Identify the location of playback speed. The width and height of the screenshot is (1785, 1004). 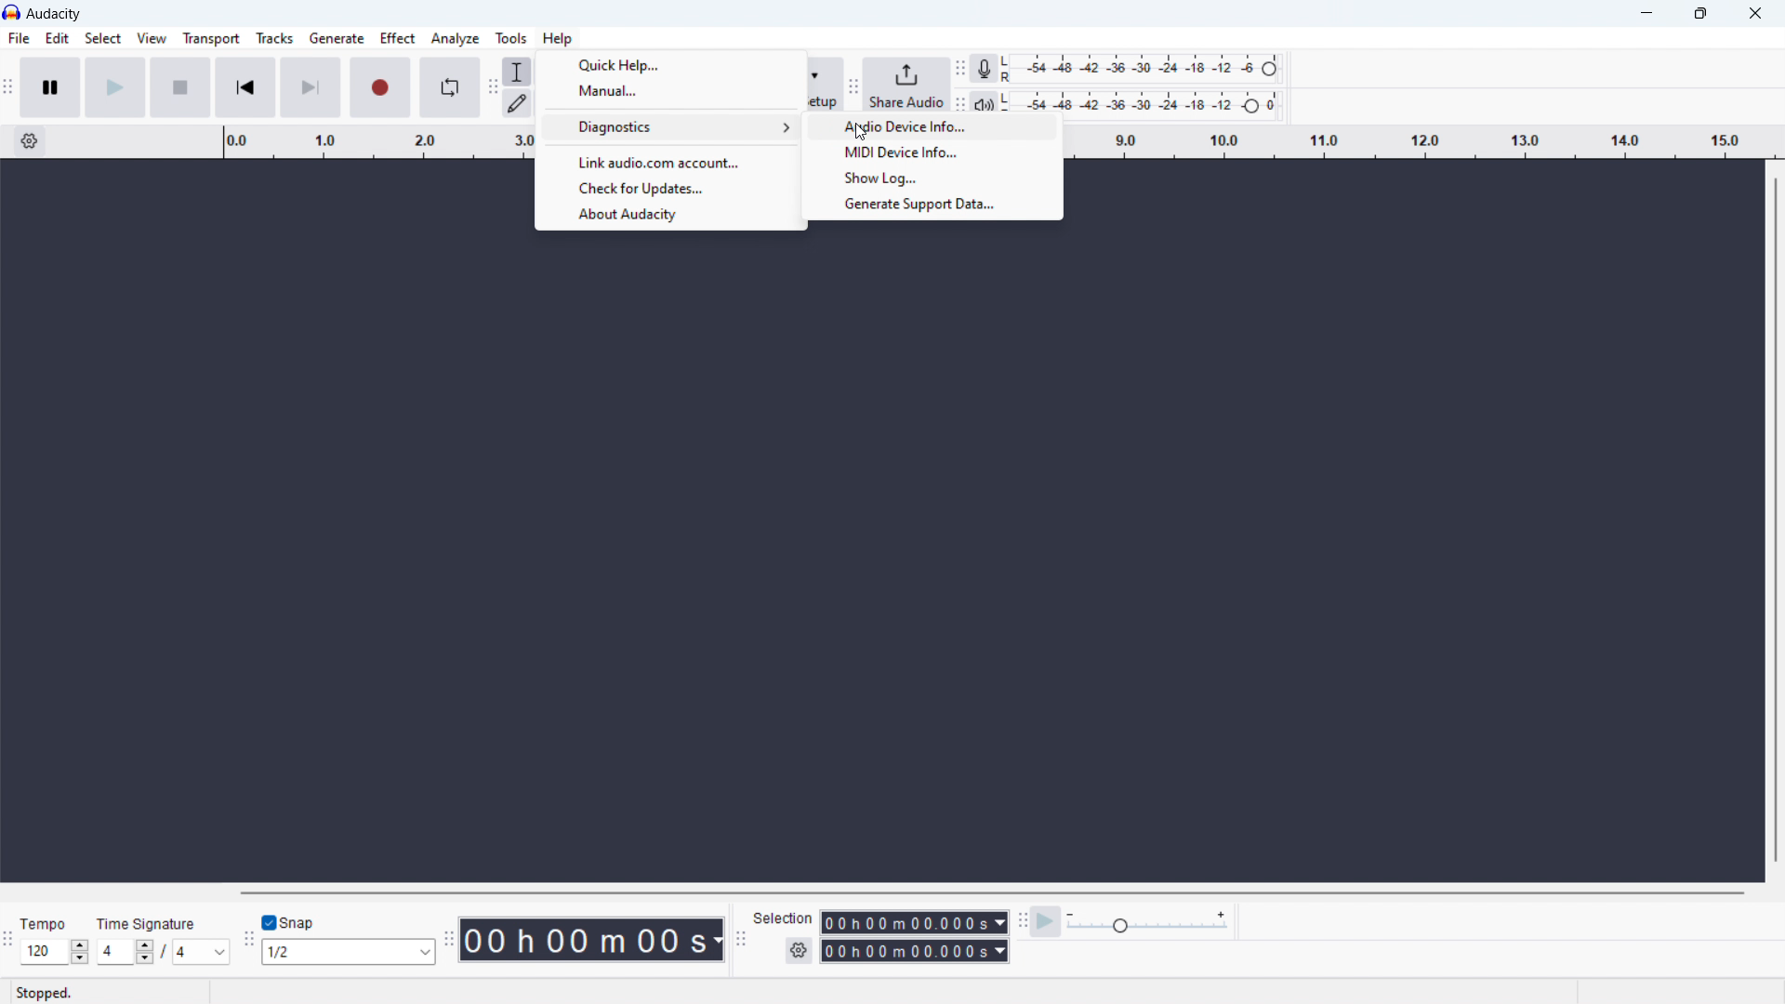
(1148, 923).